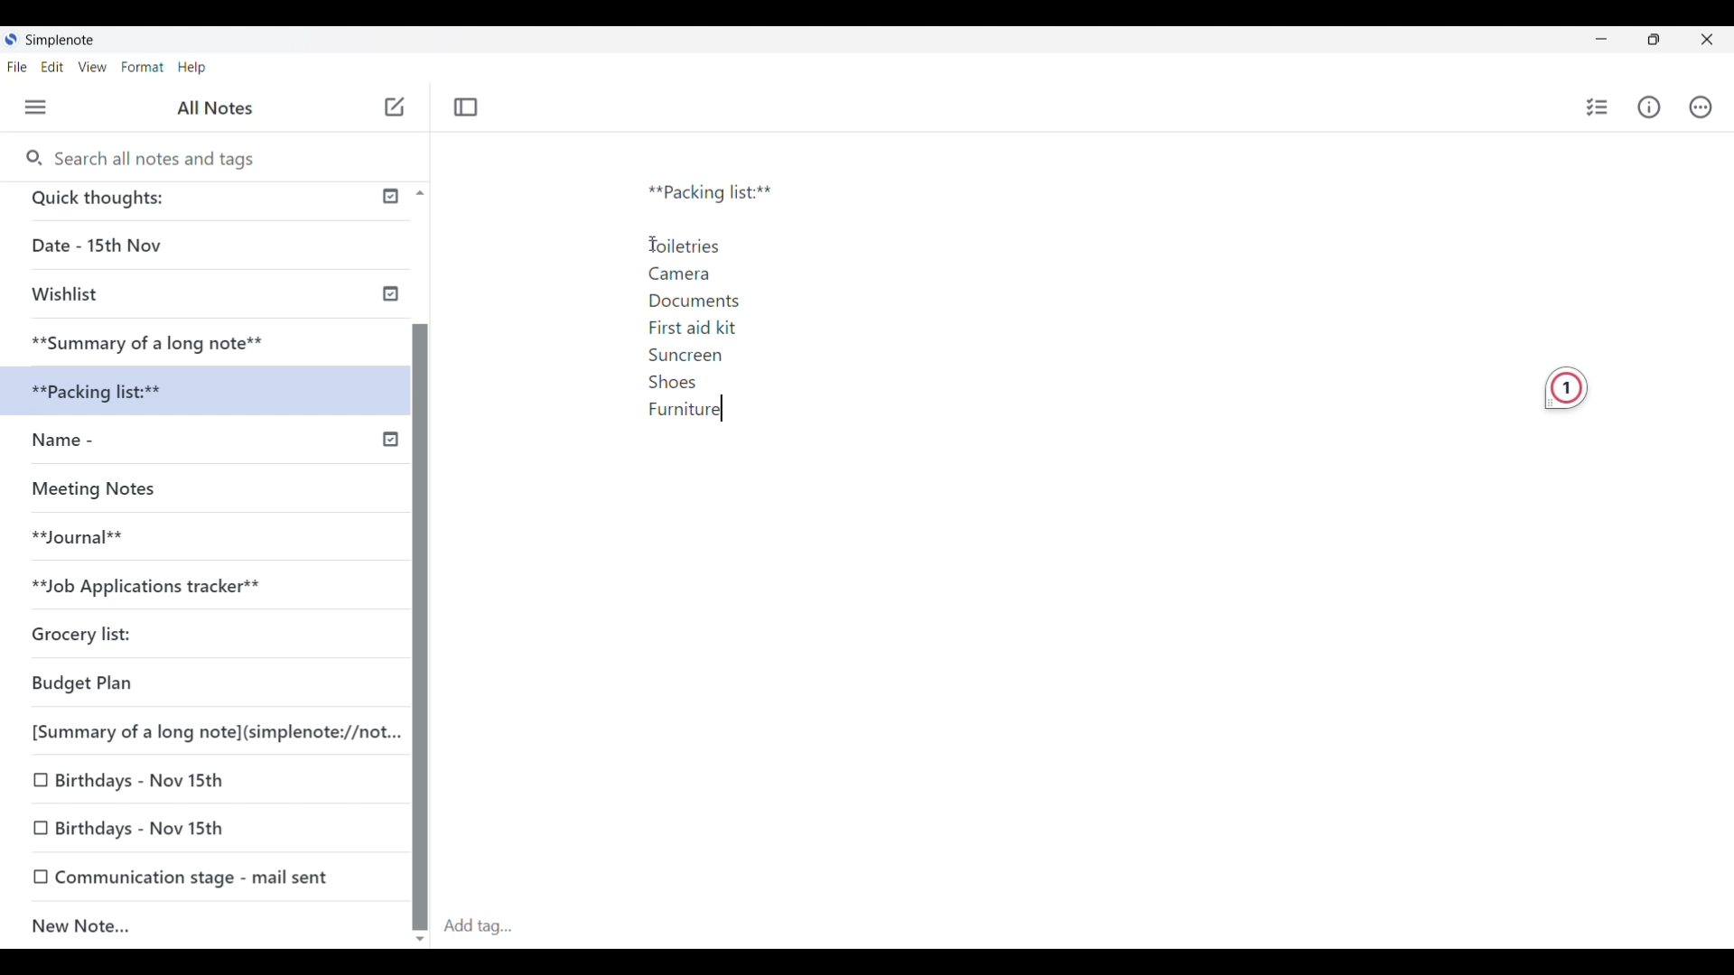  I want to click on Date - 15th Nov, so click(156, 246).